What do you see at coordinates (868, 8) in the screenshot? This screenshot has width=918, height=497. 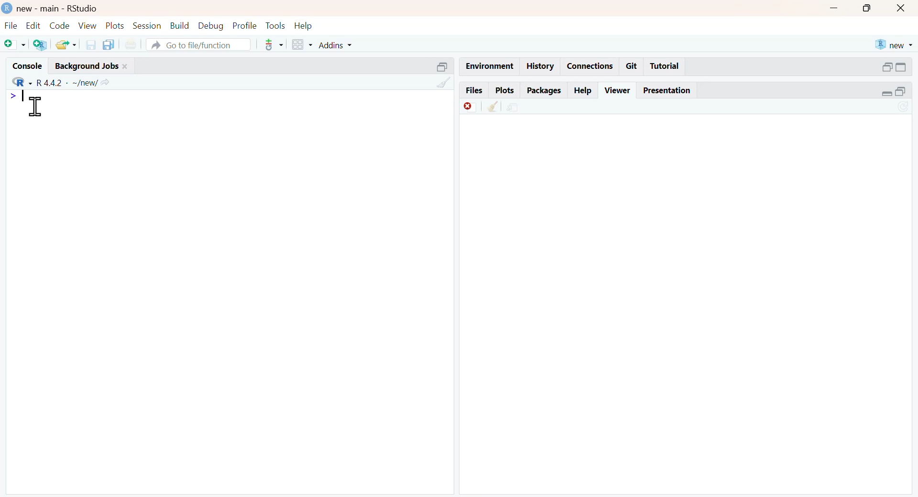 I see `maximize` at bounding box center [868, 8].